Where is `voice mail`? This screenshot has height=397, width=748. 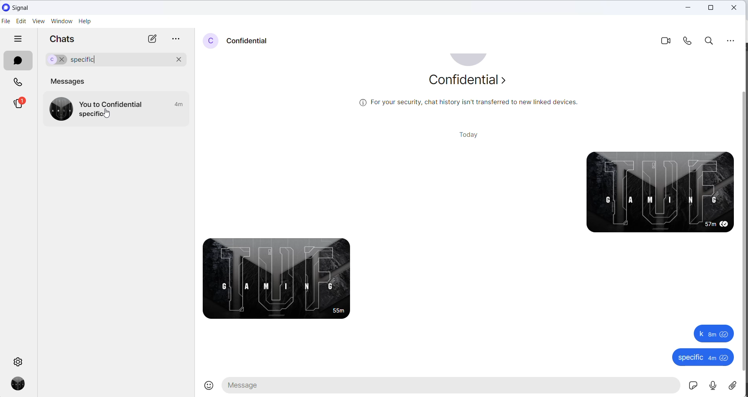 voice mail is located at coordinates (712, 386).